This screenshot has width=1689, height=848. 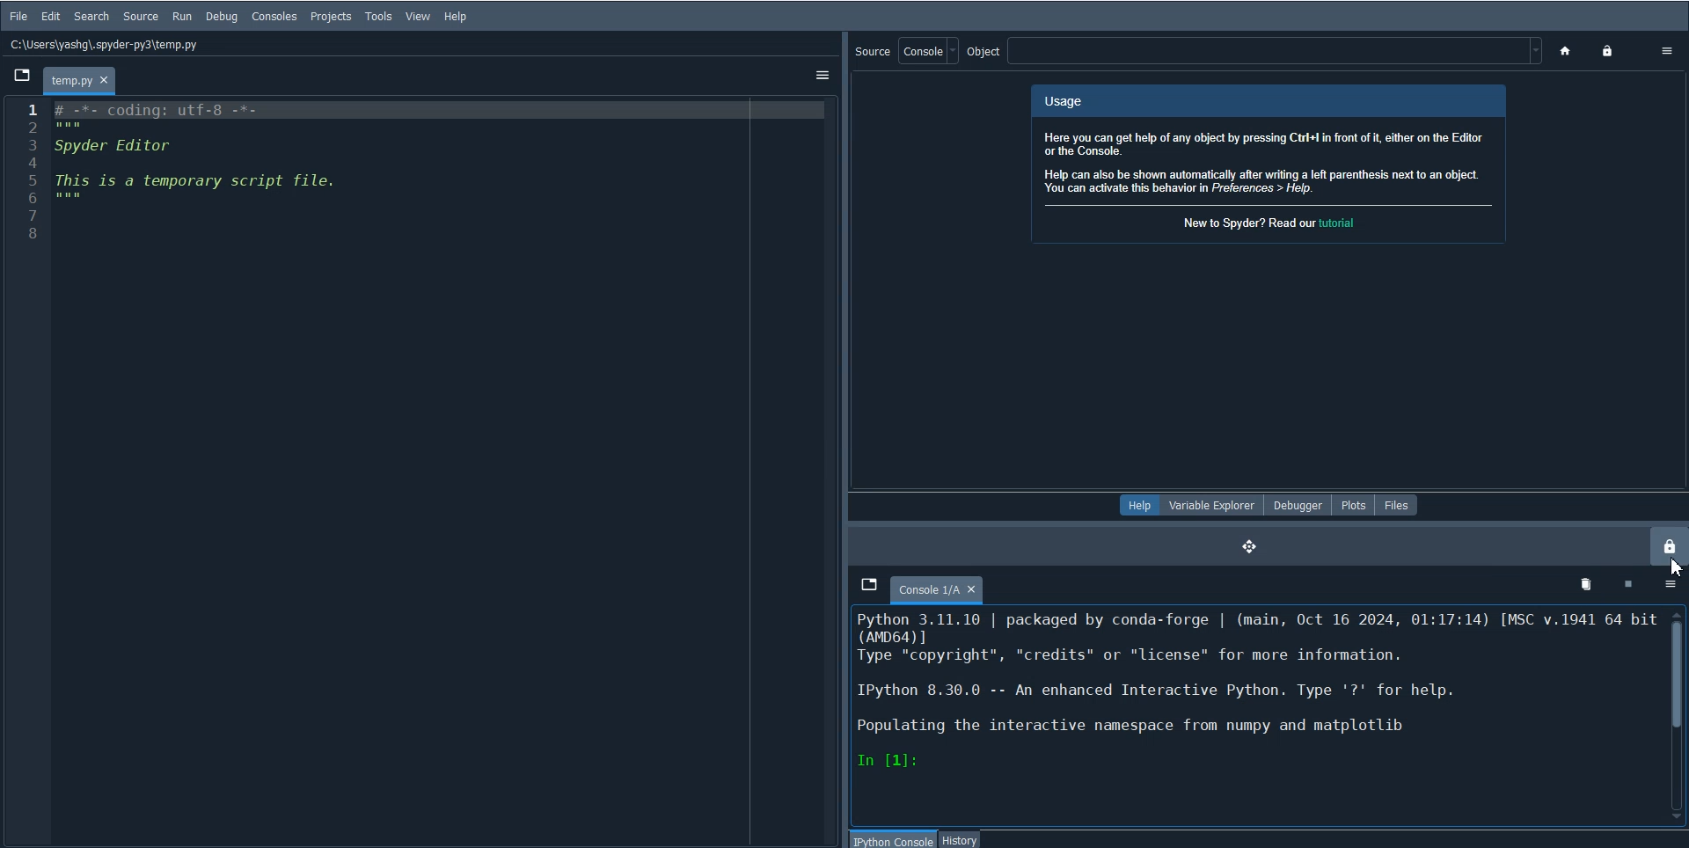 What do you see at coordinates (1678, 712) in the screenshot?
I see `Vertical scroll bar` at bounding box center [1678, 712].